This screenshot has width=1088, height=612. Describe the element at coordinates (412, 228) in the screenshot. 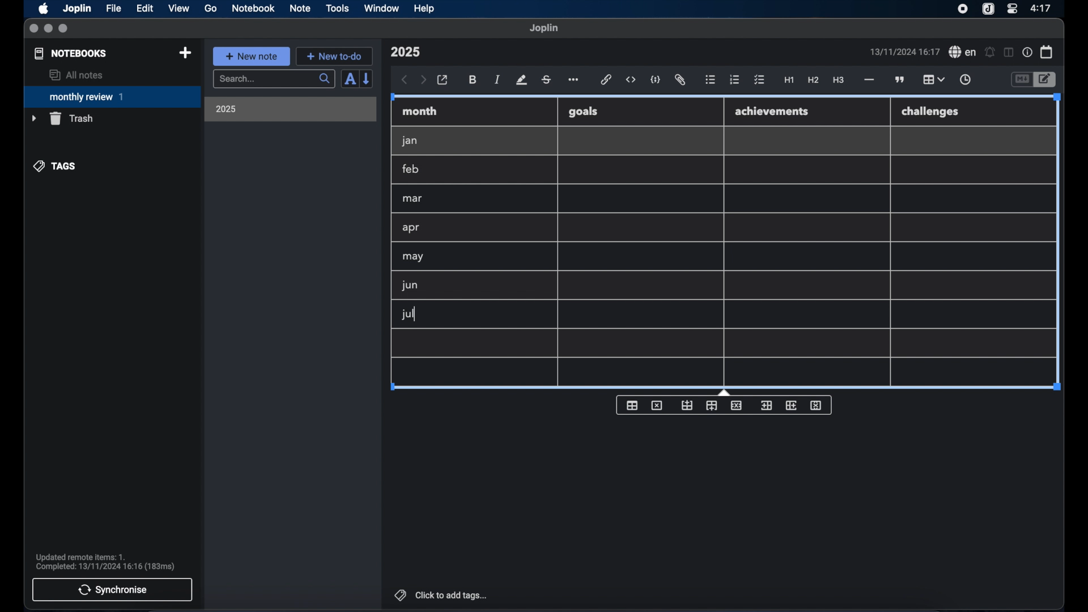

I see `apr` at that location.